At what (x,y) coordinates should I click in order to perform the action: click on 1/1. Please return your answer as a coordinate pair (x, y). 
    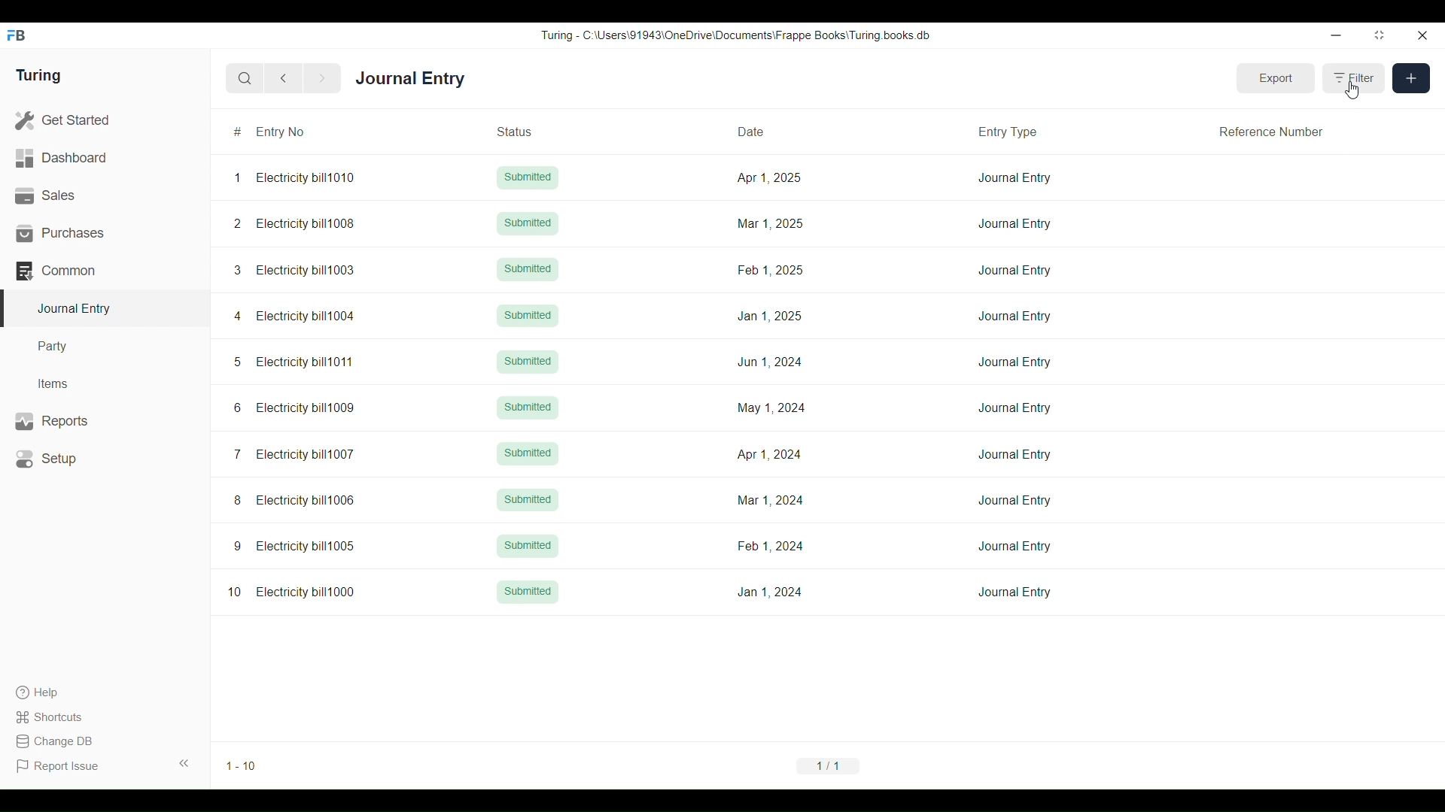
    Looking at the image, I should click on (828, 765).